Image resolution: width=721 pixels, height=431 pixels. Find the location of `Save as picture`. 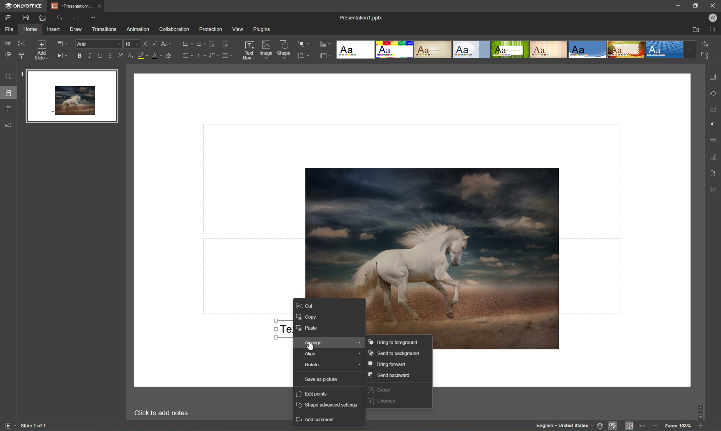

Save as picture is located at coordinates (328, 380).